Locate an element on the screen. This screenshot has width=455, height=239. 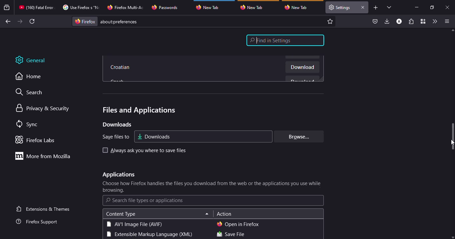
download is located at coordinates (302, 68).